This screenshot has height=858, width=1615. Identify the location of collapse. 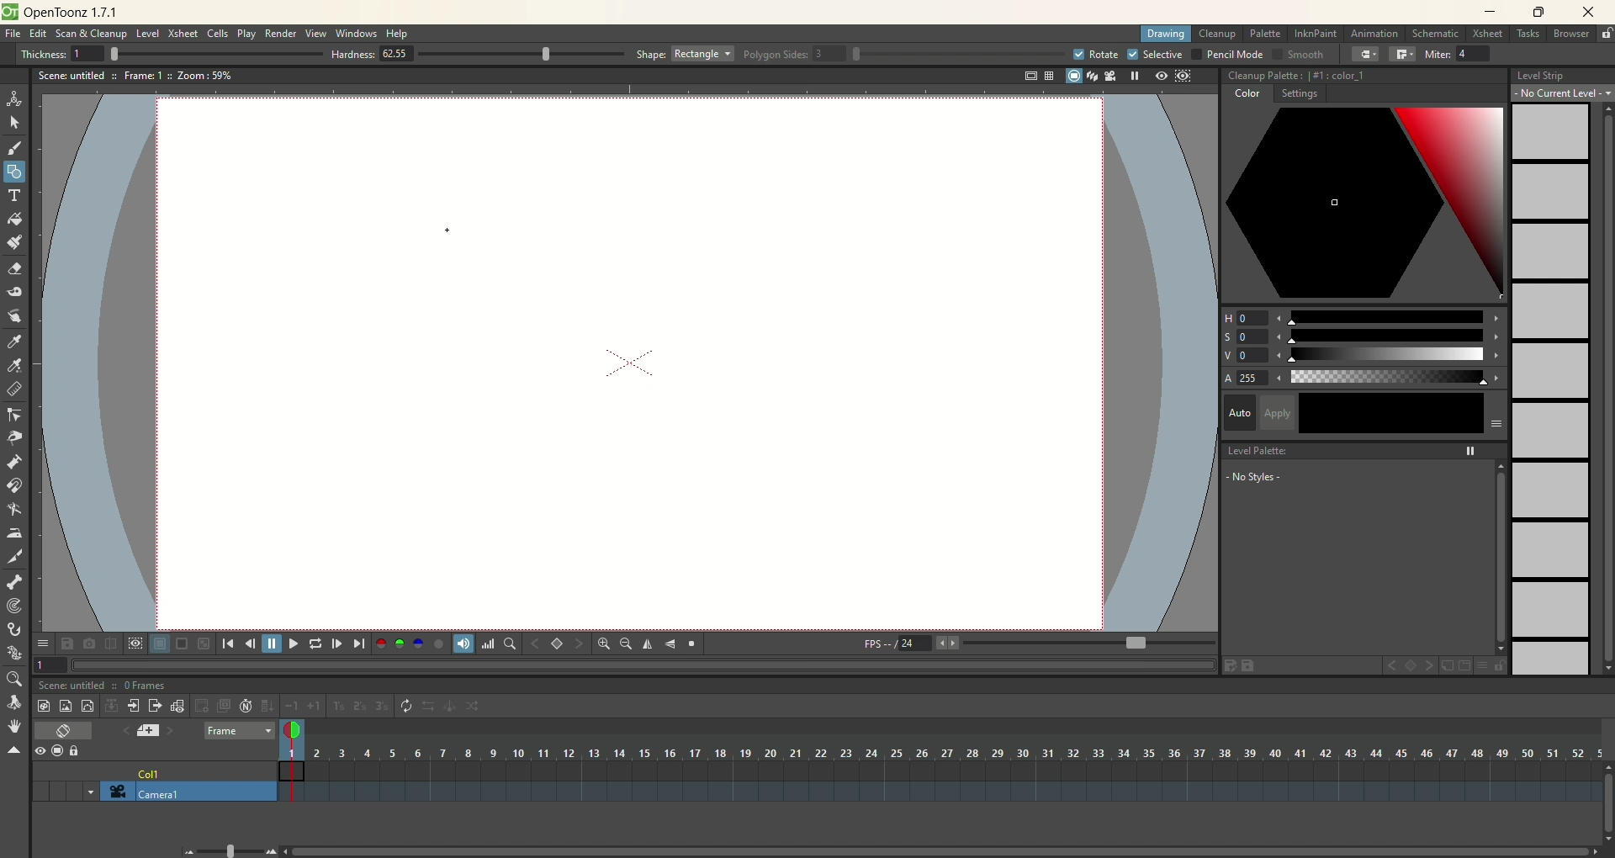
(111, 705).